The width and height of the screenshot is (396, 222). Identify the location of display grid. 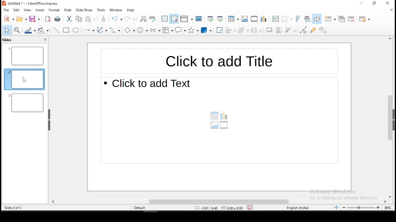
(165, 19).